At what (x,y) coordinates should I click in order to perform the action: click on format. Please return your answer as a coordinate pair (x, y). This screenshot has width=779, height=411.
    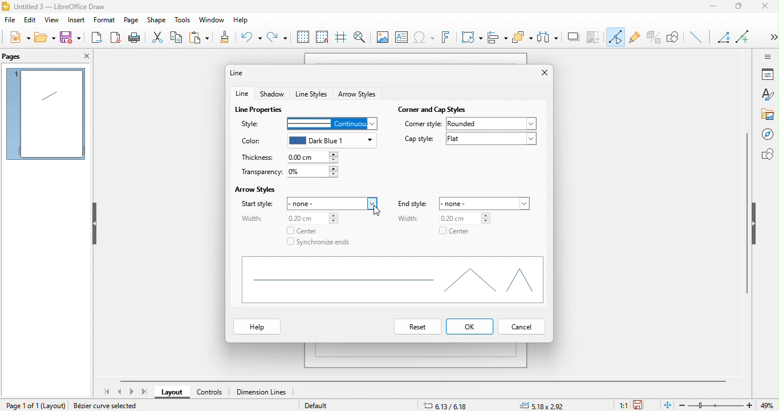
    Looking at the image, I should click on (103, 20).